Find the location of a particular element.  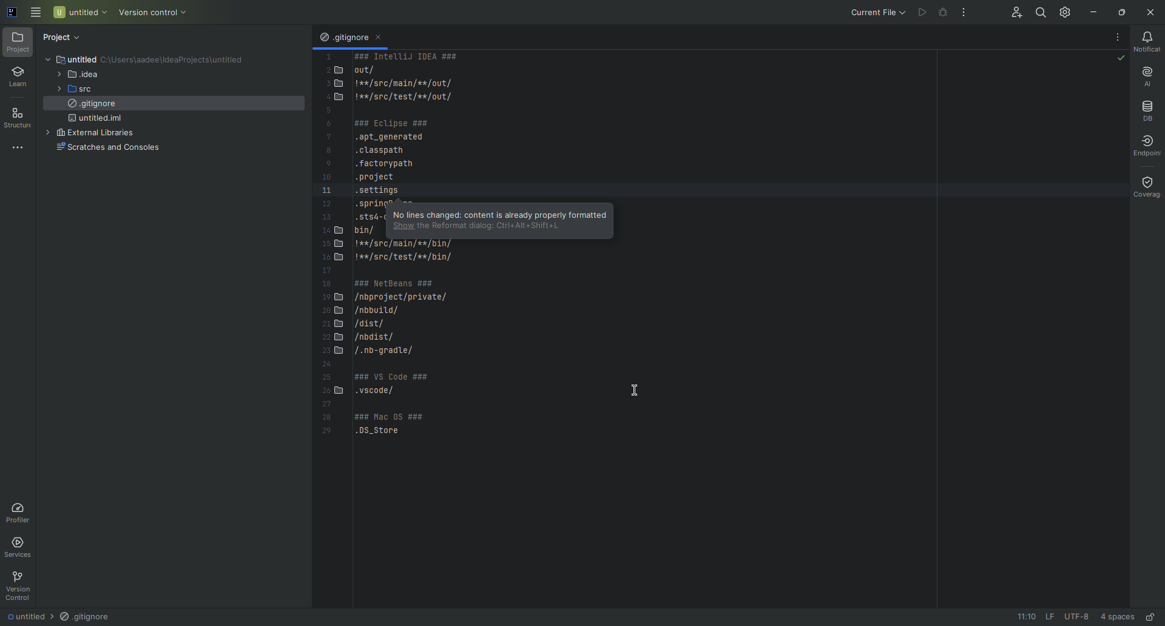

line seperator is located at coordinates (1046, 616).